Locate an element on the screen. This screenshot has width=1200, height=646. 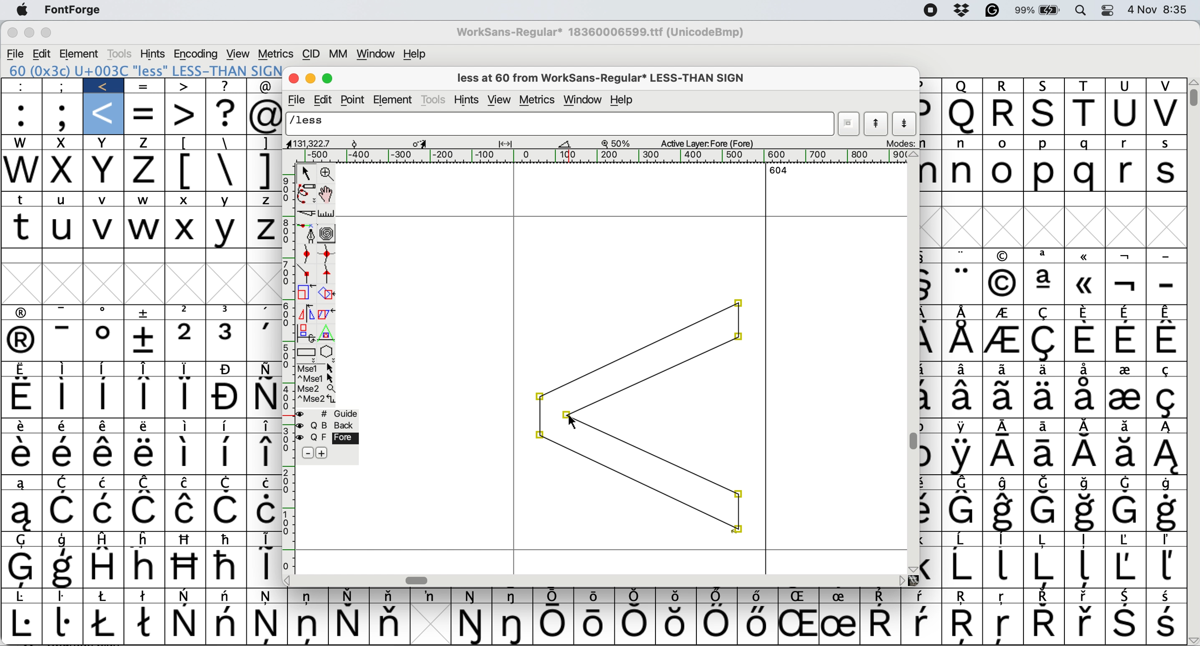
back is located at coordinates (328, 424).